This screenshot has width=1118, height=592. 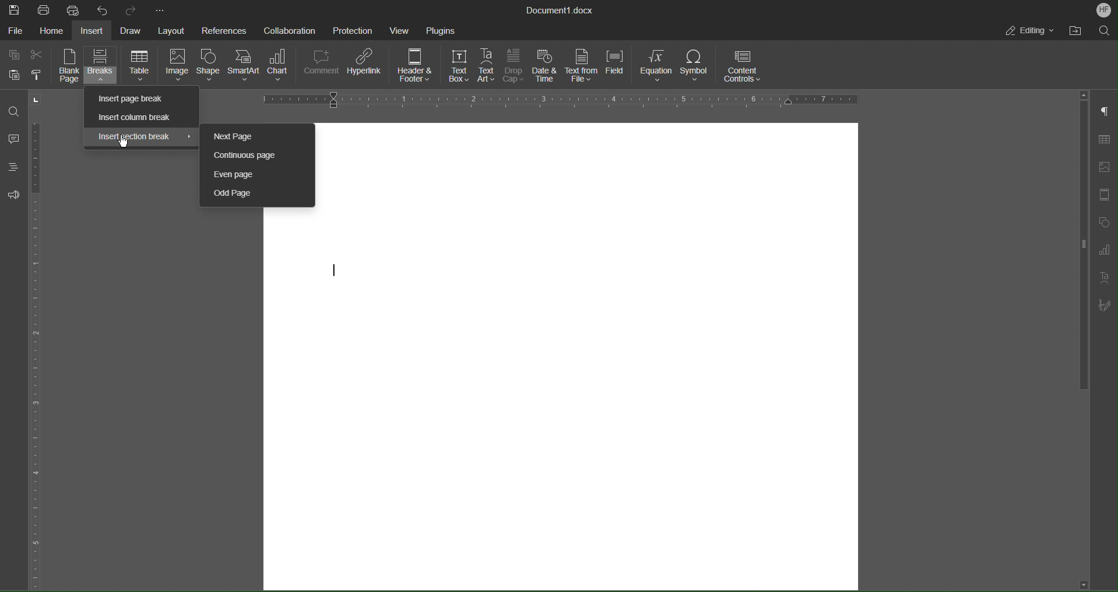 What do you see at coordinates (1104, 194) in the screenshot?
I see `Header/Footer` at bounding box center [1104, 194].